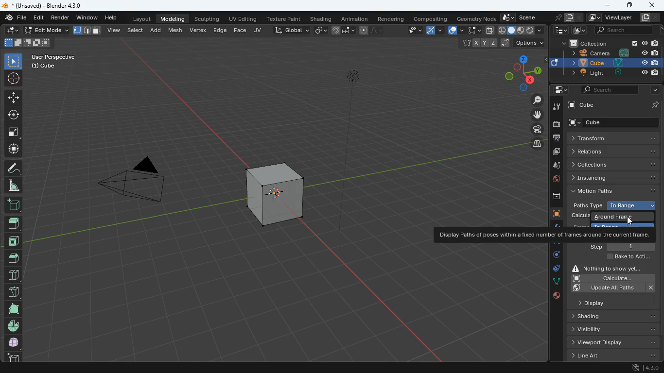 The image size is (664, 373). Describe the element at coordinates (62, 18) in the screenshot. I see `render` at that location.